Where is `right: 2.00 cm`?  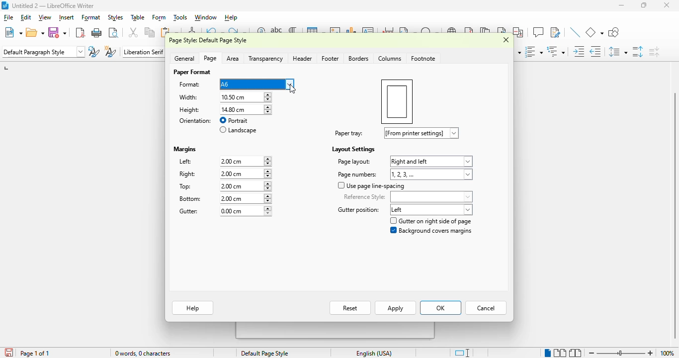 right: 2.00 cm is located at coordinates (223, 174).